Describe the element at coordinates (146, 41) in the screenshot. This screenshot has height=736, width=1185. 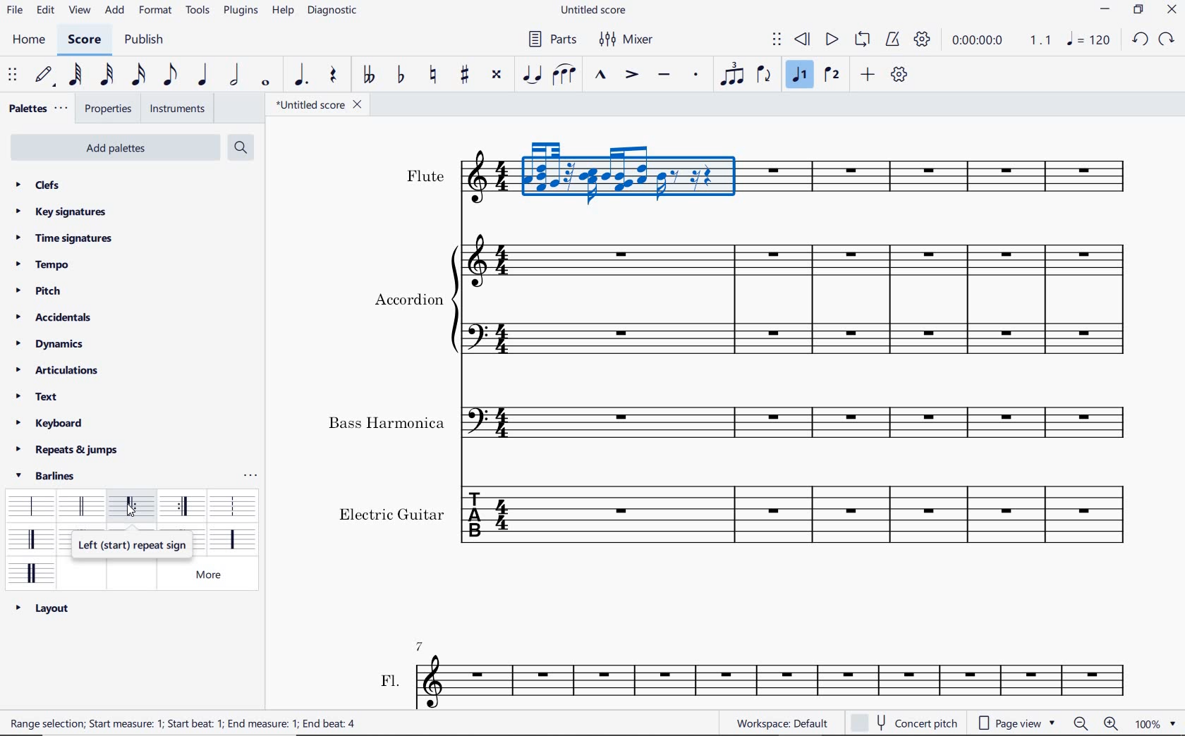
I see `PUBLISH` at that location.